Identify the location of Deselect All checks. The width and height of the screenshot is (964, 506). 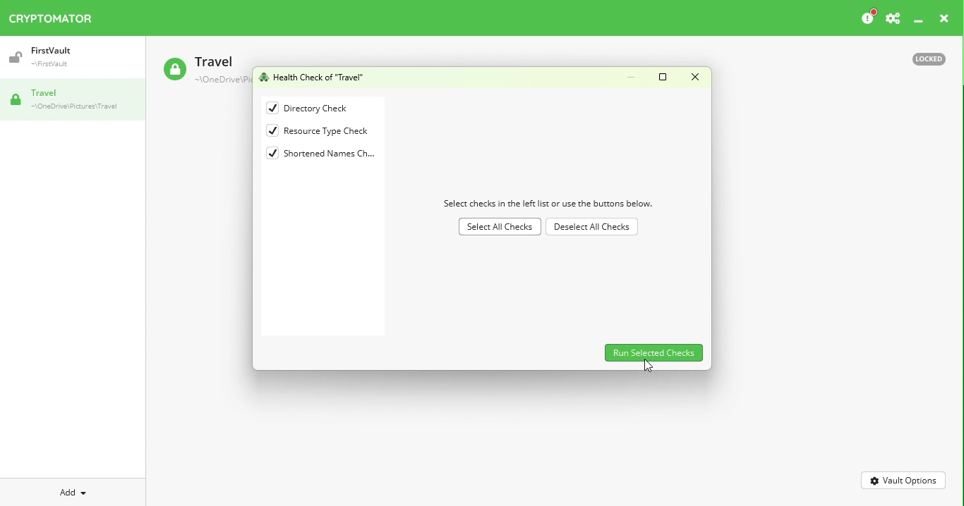
(591, 227).